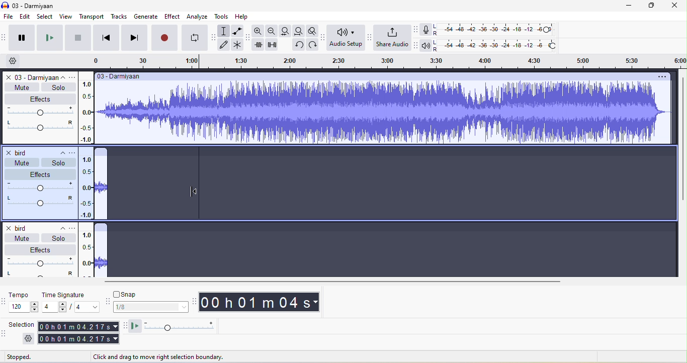 The image size is (687, 363). I want to click on open menu, so click(74, 151).